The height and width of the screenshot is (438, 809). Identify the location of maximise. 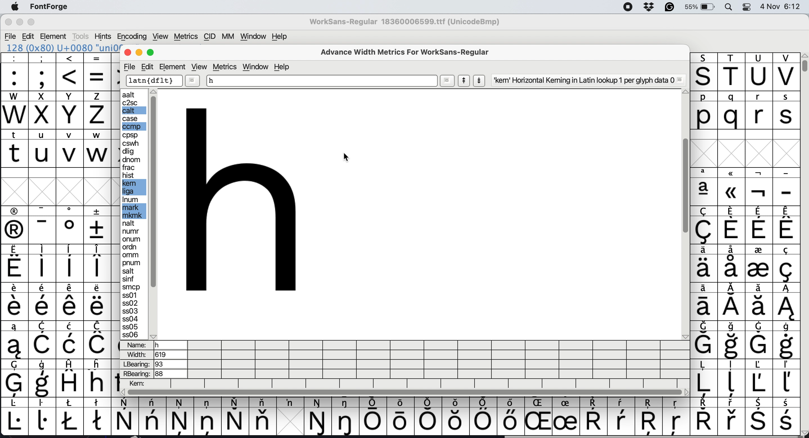
(151, 52).